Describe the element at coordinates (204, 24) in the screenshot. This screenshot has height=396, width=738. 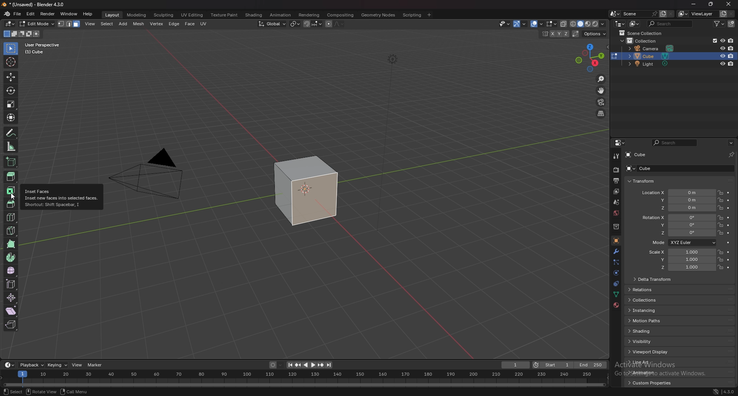
I see `uv` at that location.